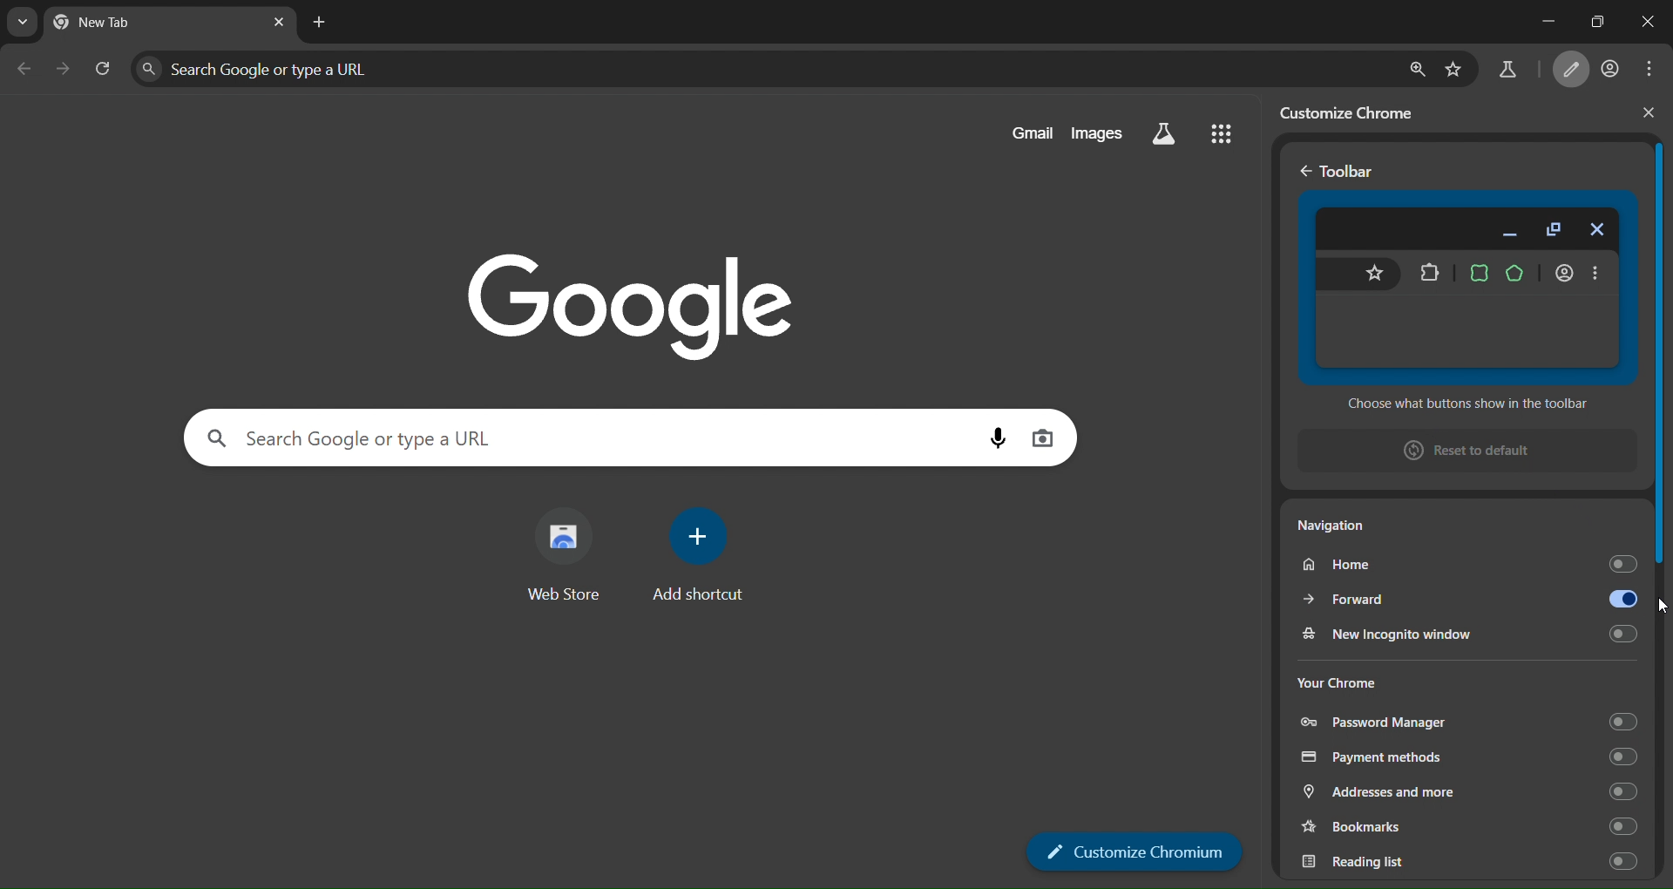 The width and height of the screenshot is (1673, 889). Describe the element at coordinates (631, 304) in the screenshot. I see `Google logo` at that location.